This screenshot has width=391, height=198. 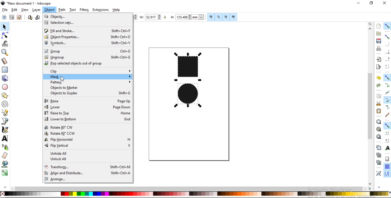 What do you see at coordinates (88, 166) in the screenshot?
I see `transform` at bounding box center [88, 166].